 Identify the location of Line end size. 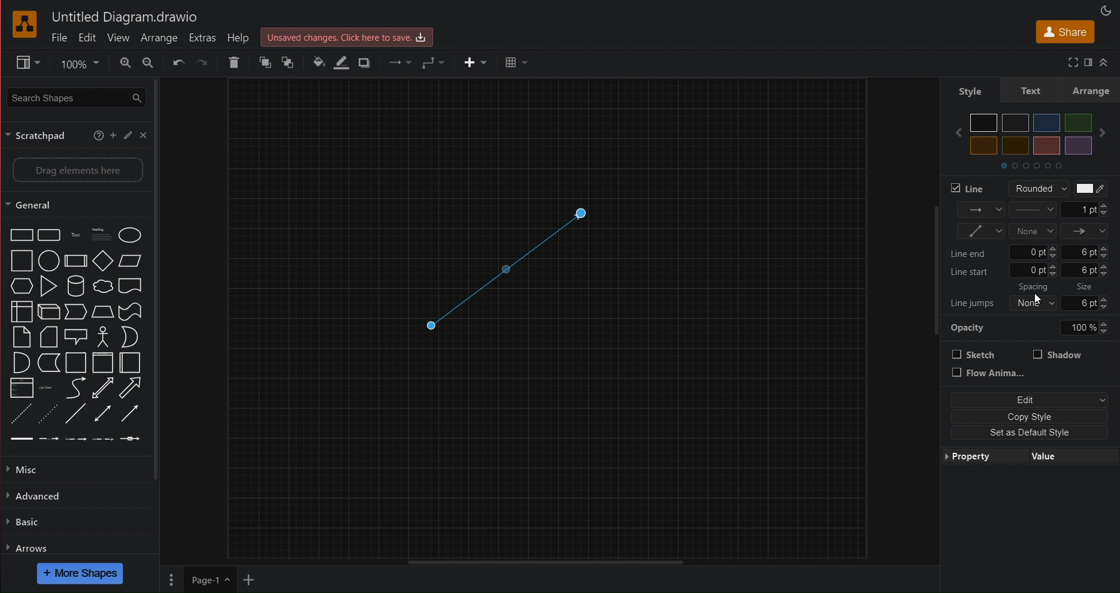
(1033, 252).